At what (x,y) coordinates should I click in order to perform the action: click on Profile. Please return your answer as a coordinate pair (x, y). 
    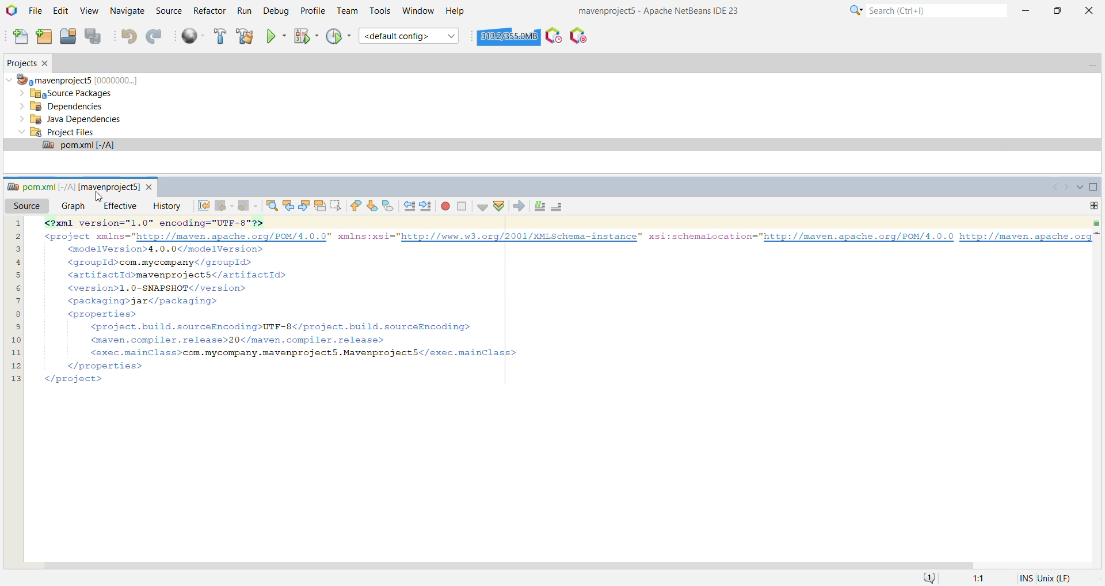
    Looking at the image, I should click on (311, 11).